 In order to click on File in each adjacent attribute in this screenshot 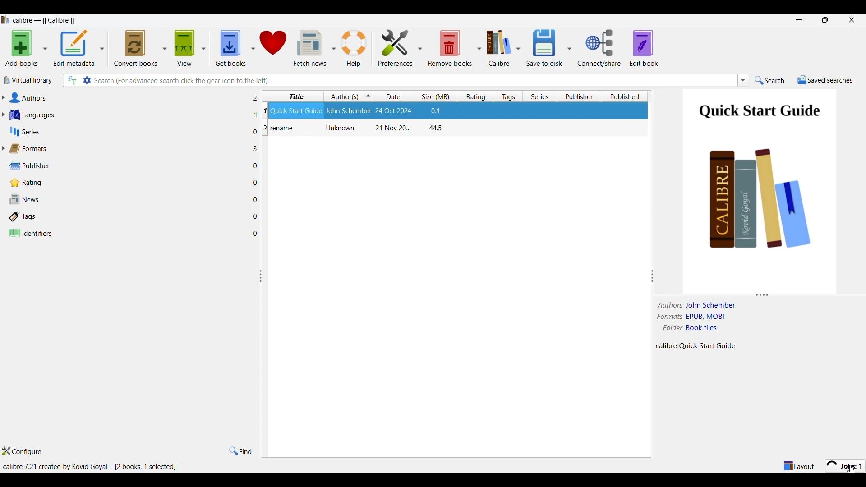, I will do `click(254, 166)`.